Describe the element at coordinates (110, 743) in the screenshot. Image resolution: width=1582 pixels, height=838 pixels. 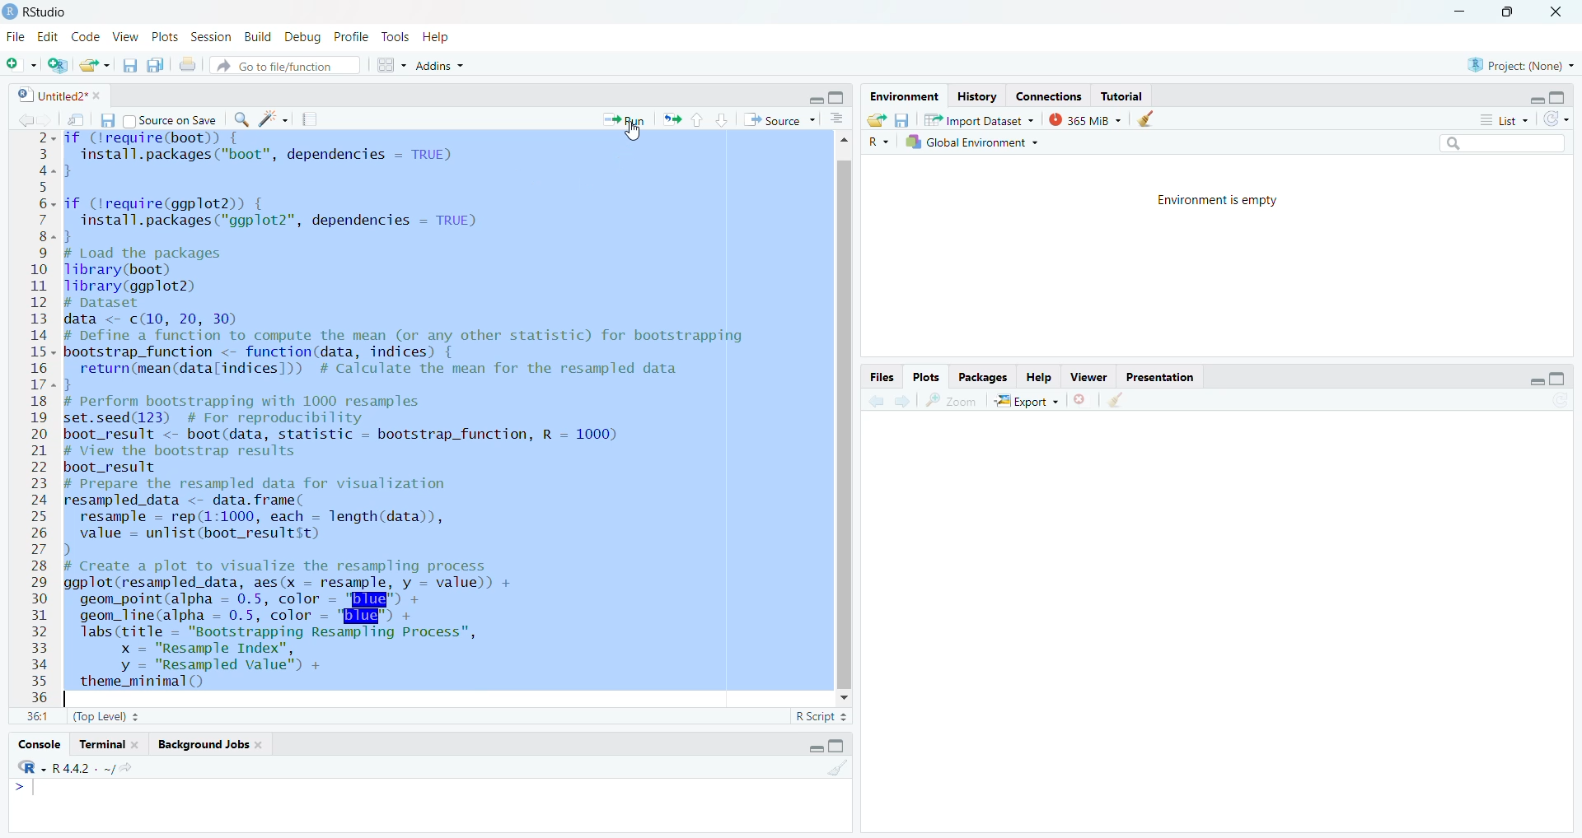
I see `terminal` at that location.